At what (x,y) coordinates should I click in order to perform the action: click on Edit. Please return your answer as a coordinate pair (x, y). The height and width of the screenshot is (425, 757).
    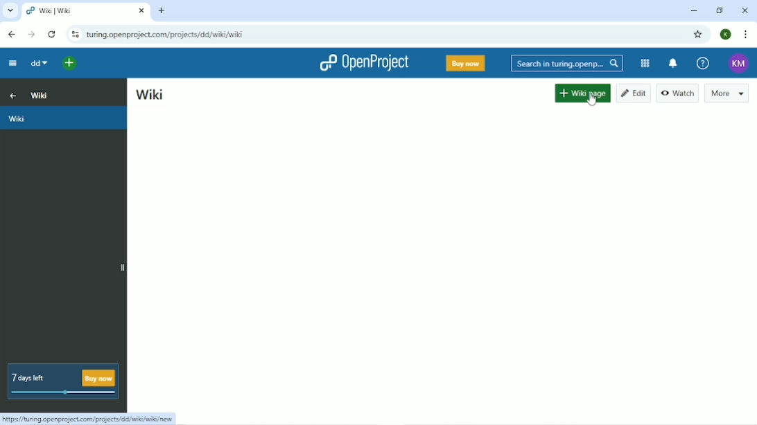
    Looking at the image, I should click on (634, 93).